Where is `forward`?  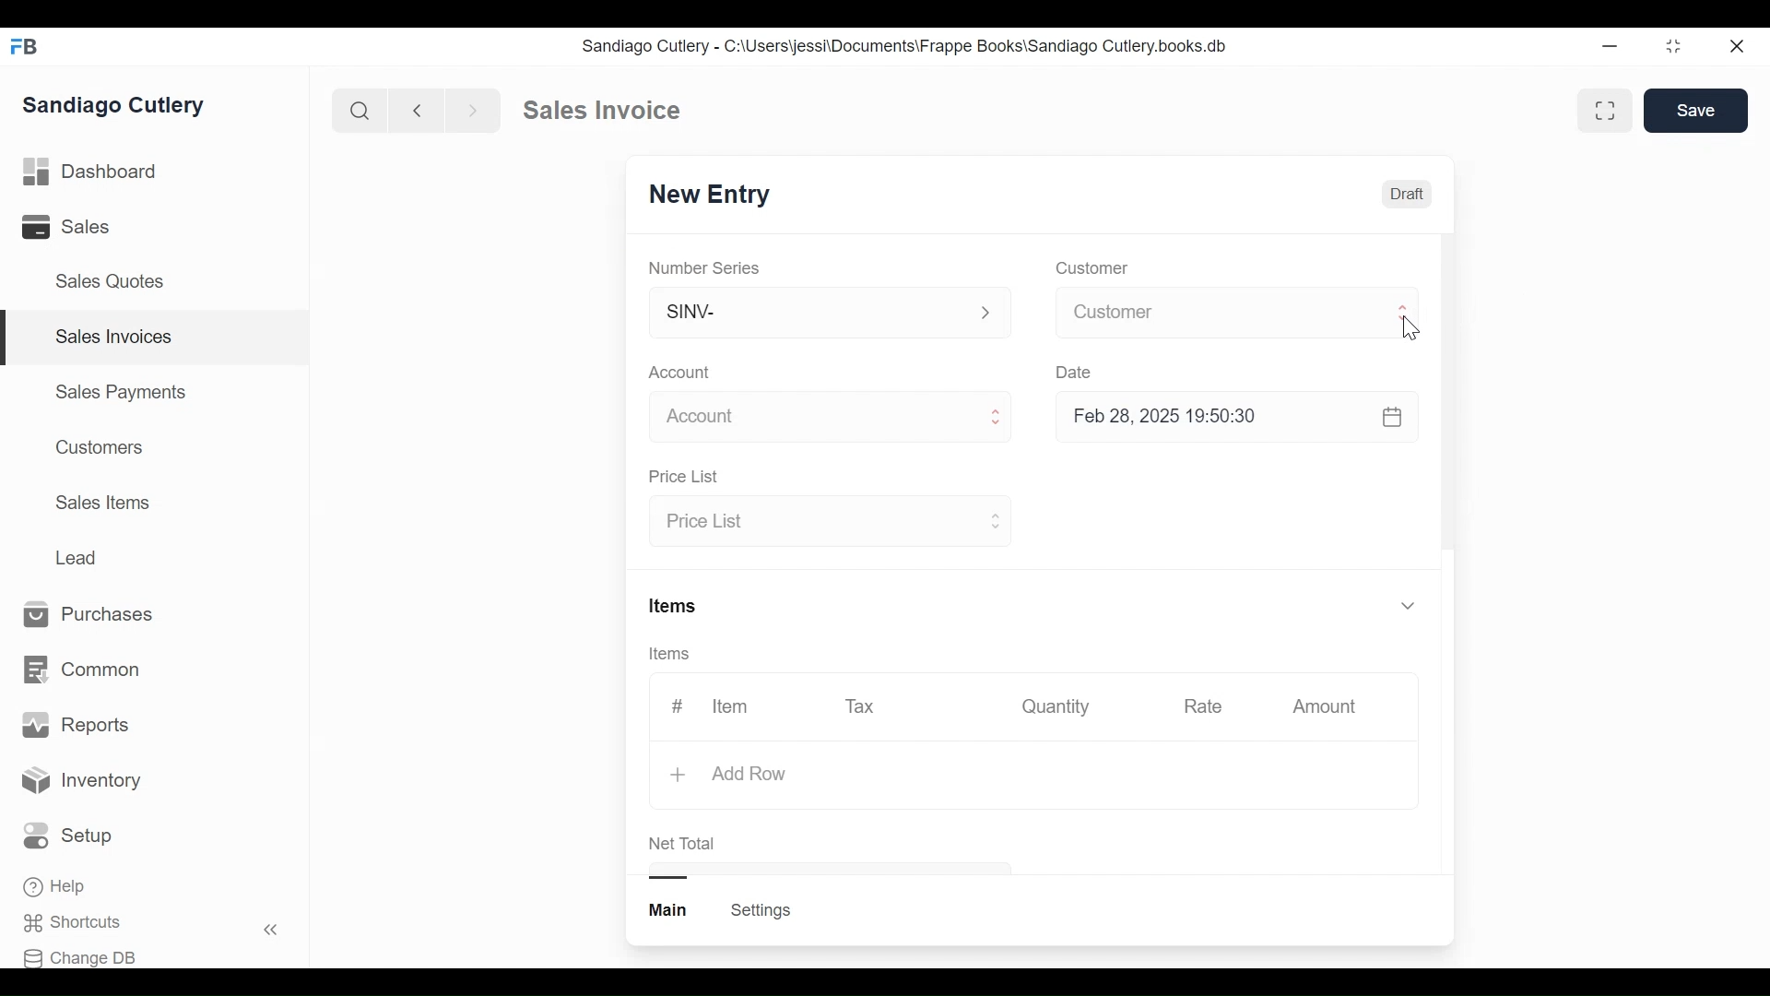 forward is located at coordinates (474, 109).